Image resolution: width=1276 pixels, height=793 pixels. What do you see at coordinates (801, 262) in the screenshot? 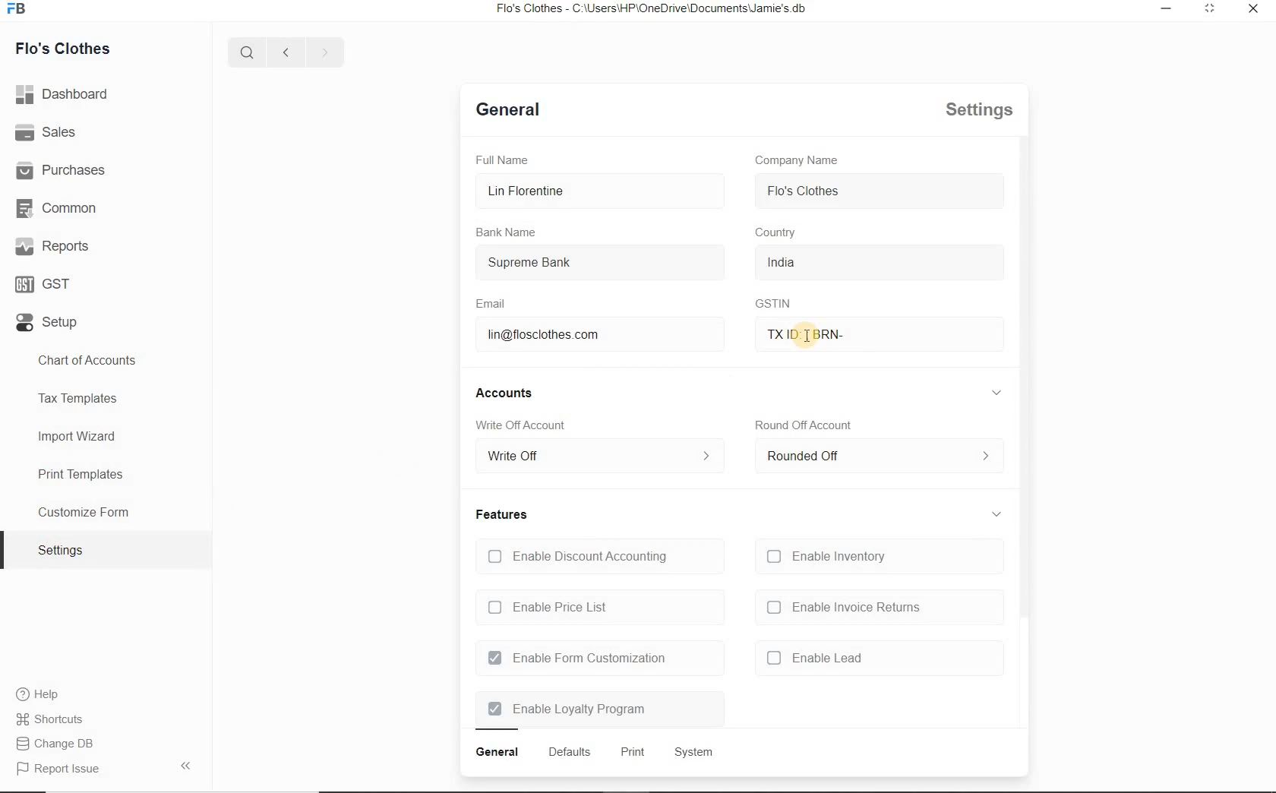
I see `india` at bounding box center [801, 262].